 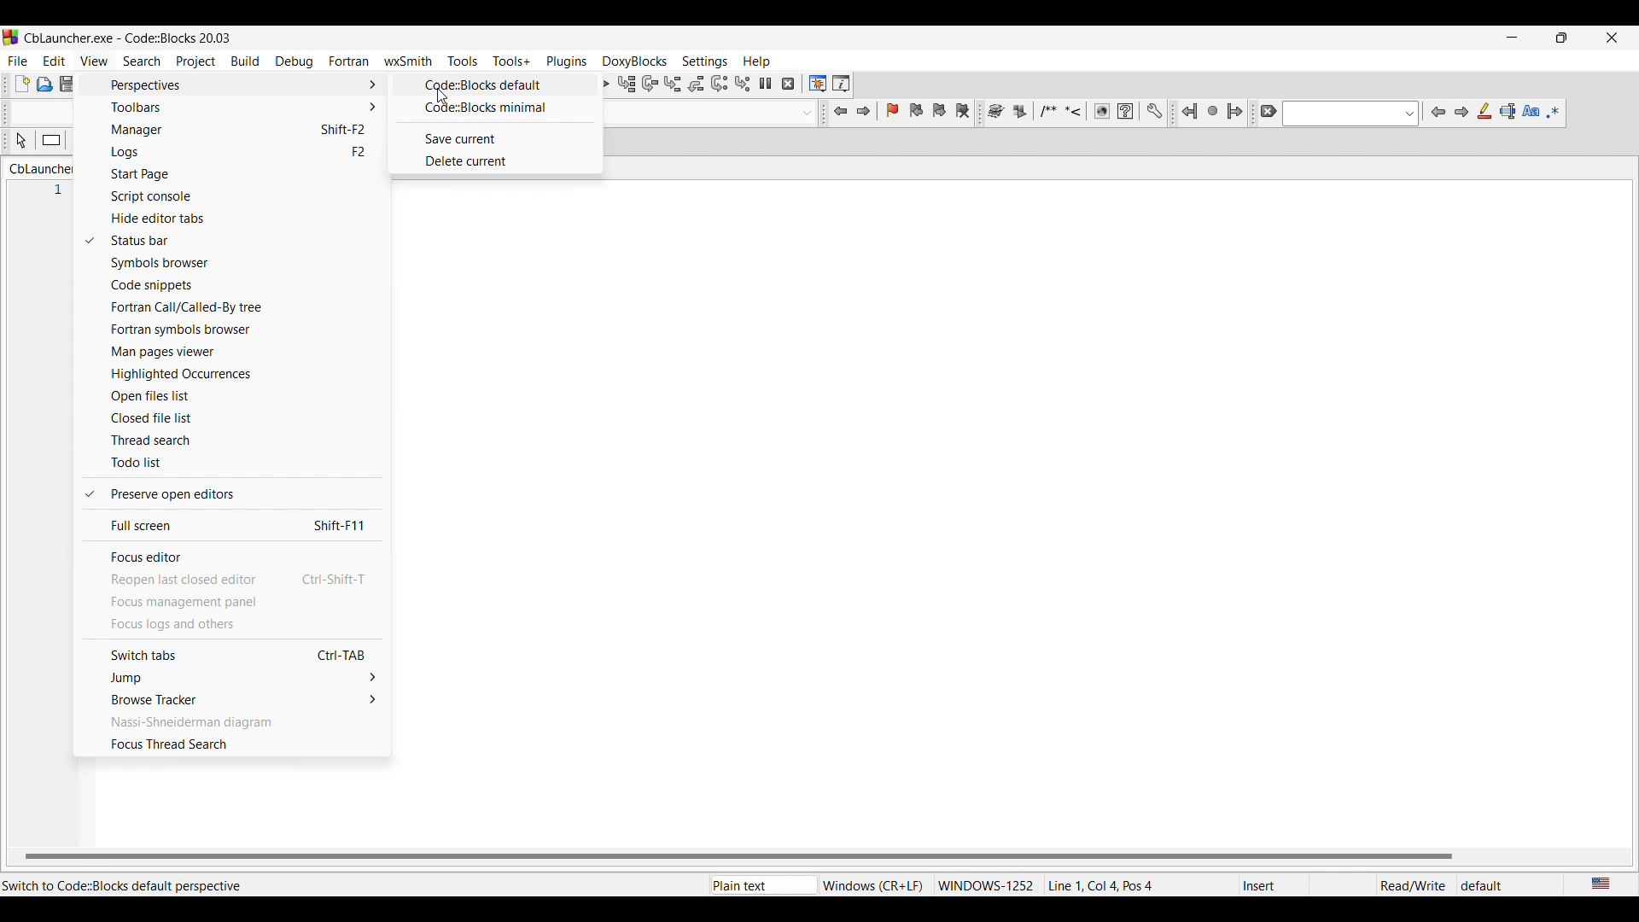 I want to click on Script console, so click(x=248, y=197).